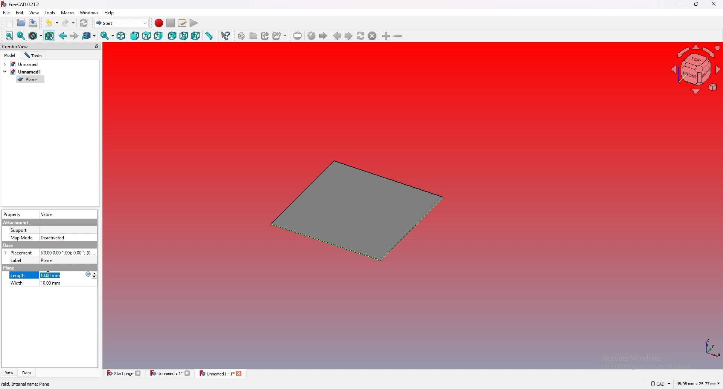 The image size is (723, 389). I want to click on open, so click(21, 23).